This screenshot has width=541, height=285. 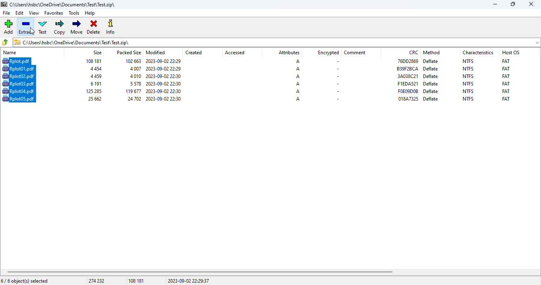 What do you see at coordinates (468, 99) in the screenshot?
I see `NTFS` at bounding box center [468, 99].